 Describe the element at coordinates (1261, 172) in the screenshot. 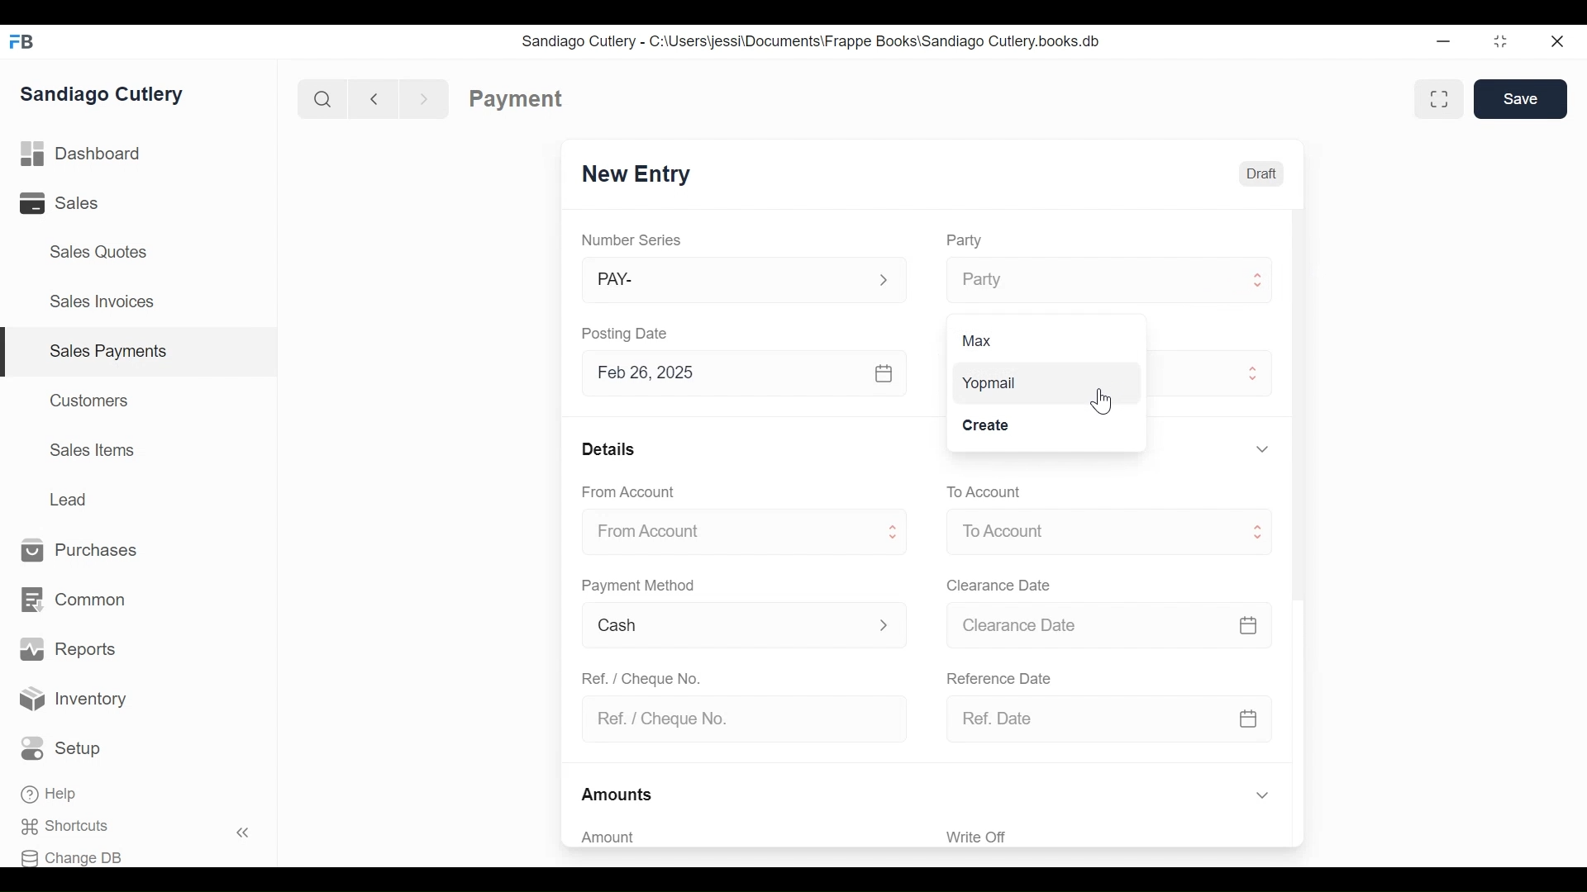

I see `Draft` at that location.